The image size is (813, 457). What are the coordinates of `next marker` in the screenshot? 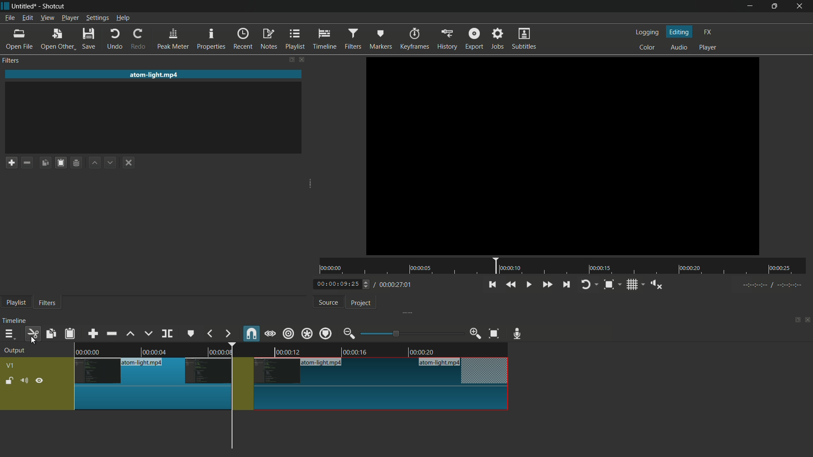 It's located at (227, 334).